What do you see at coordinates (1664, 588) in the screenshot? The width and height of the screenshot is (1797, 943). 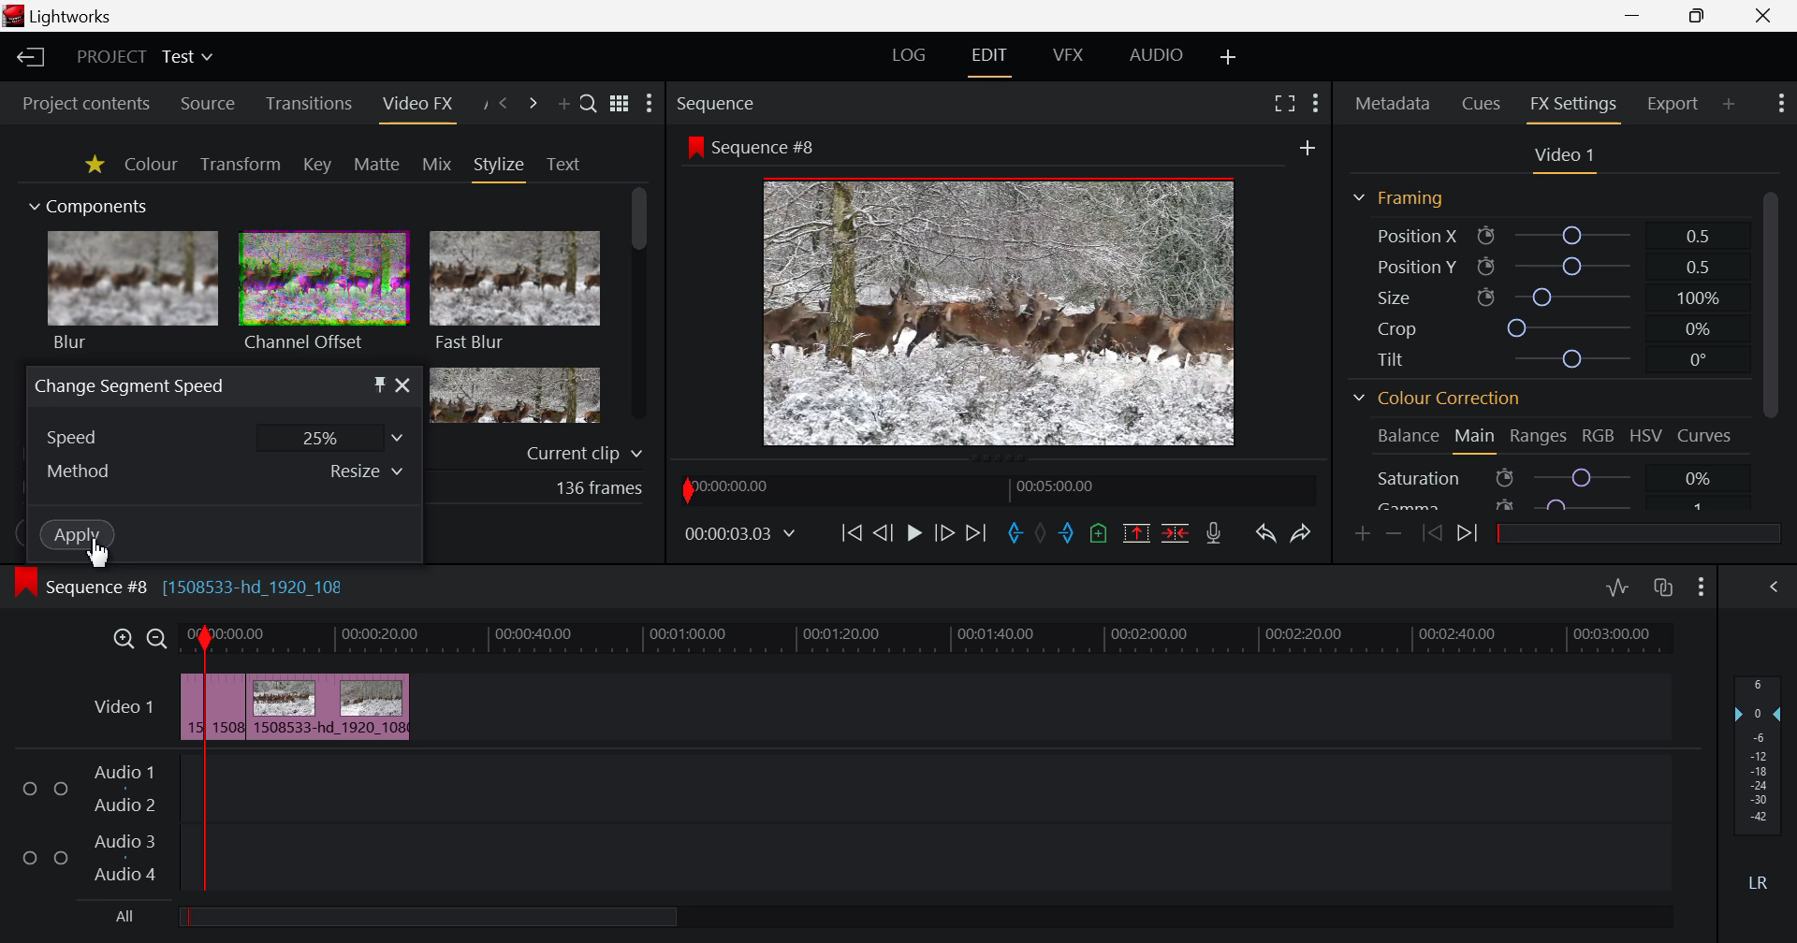 I see `Toggle auto track sync` at bounding box center [1664, 588].